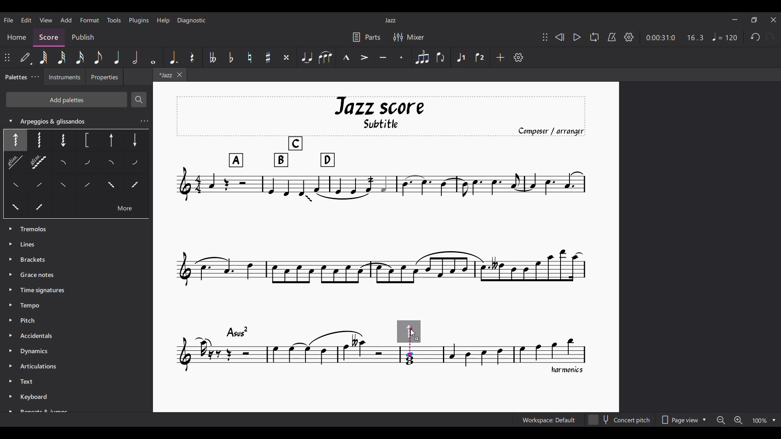 The image size is (781, 439). I want to click on Half note, so click(135, 57).